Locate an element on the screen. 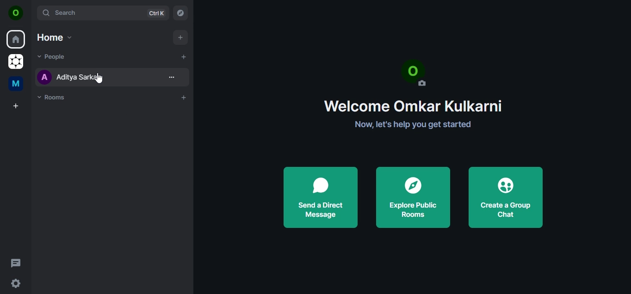 This screenshot has height=294, width=631. quick settings is located at coordinates (16, 283).